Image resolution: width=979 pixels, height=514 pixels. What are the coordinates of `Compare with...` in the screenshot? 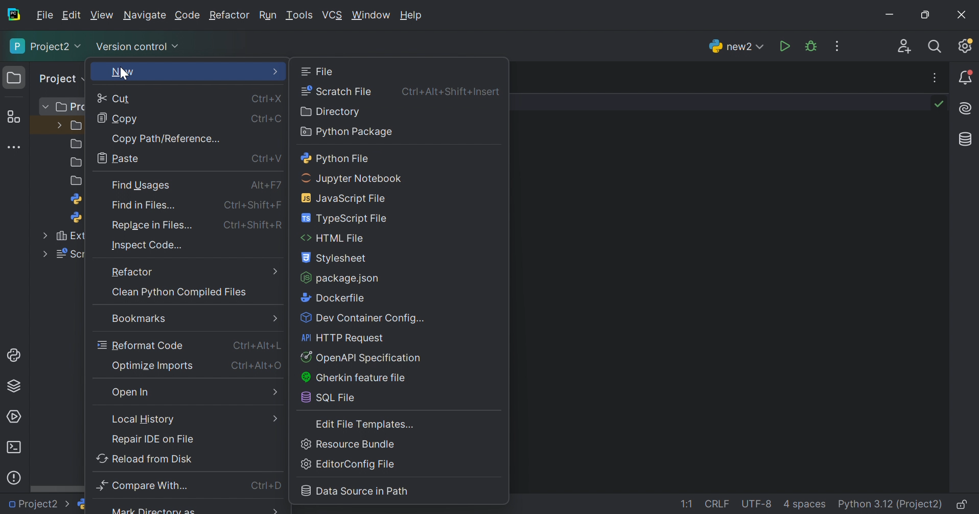 It's located at (146, 485).